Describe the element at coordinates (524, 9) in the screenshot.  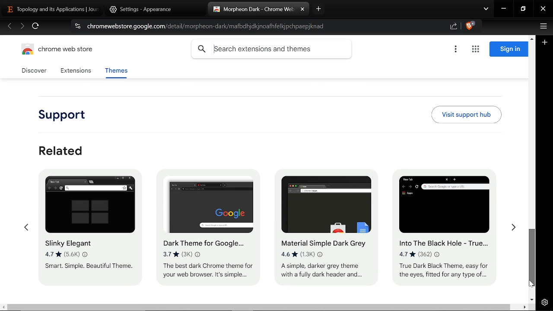
I see `REstore down` at that location.